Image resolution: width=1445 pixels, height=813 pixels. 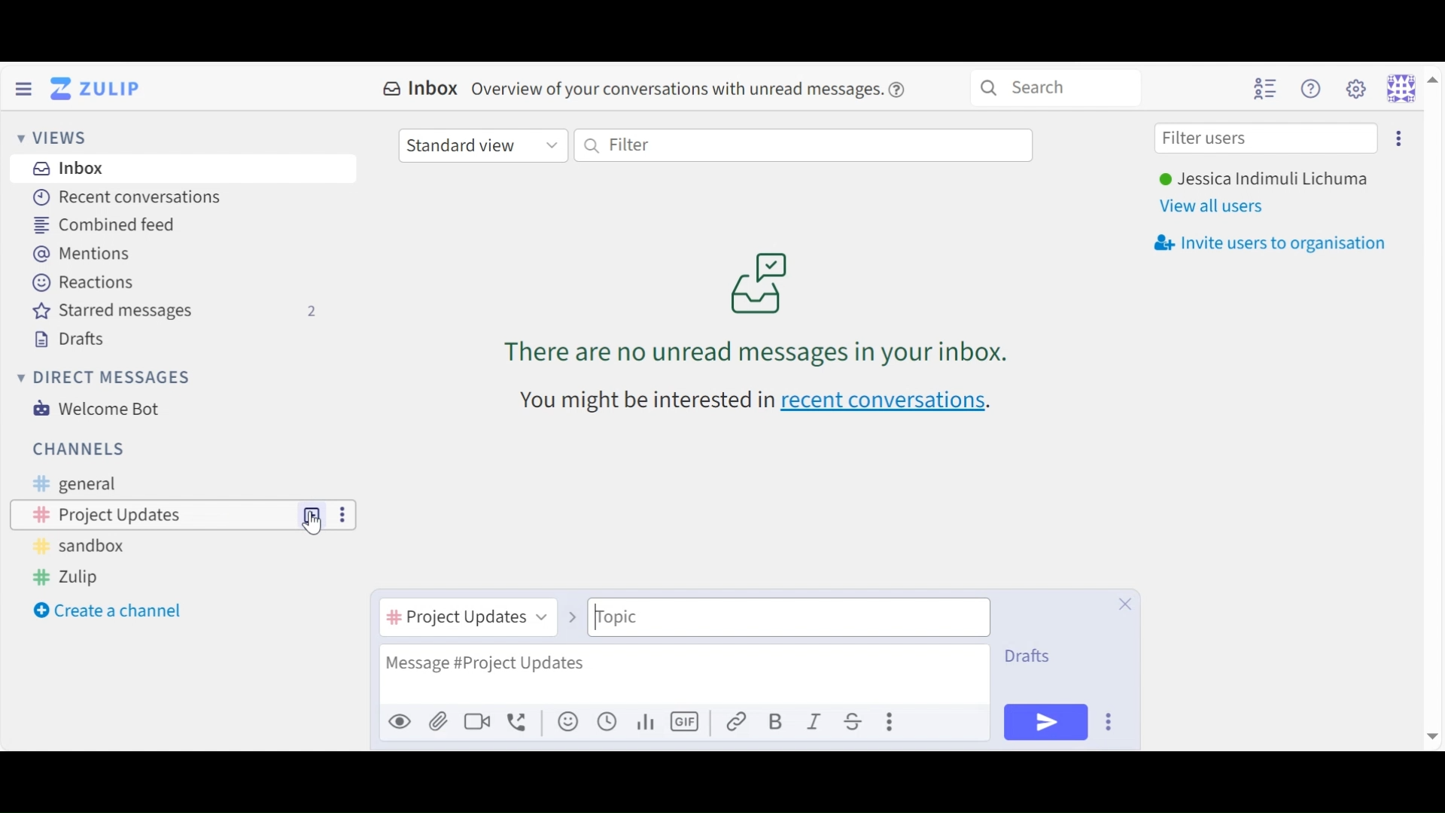 I want to click on Cursor, so click(x=315, y=528).